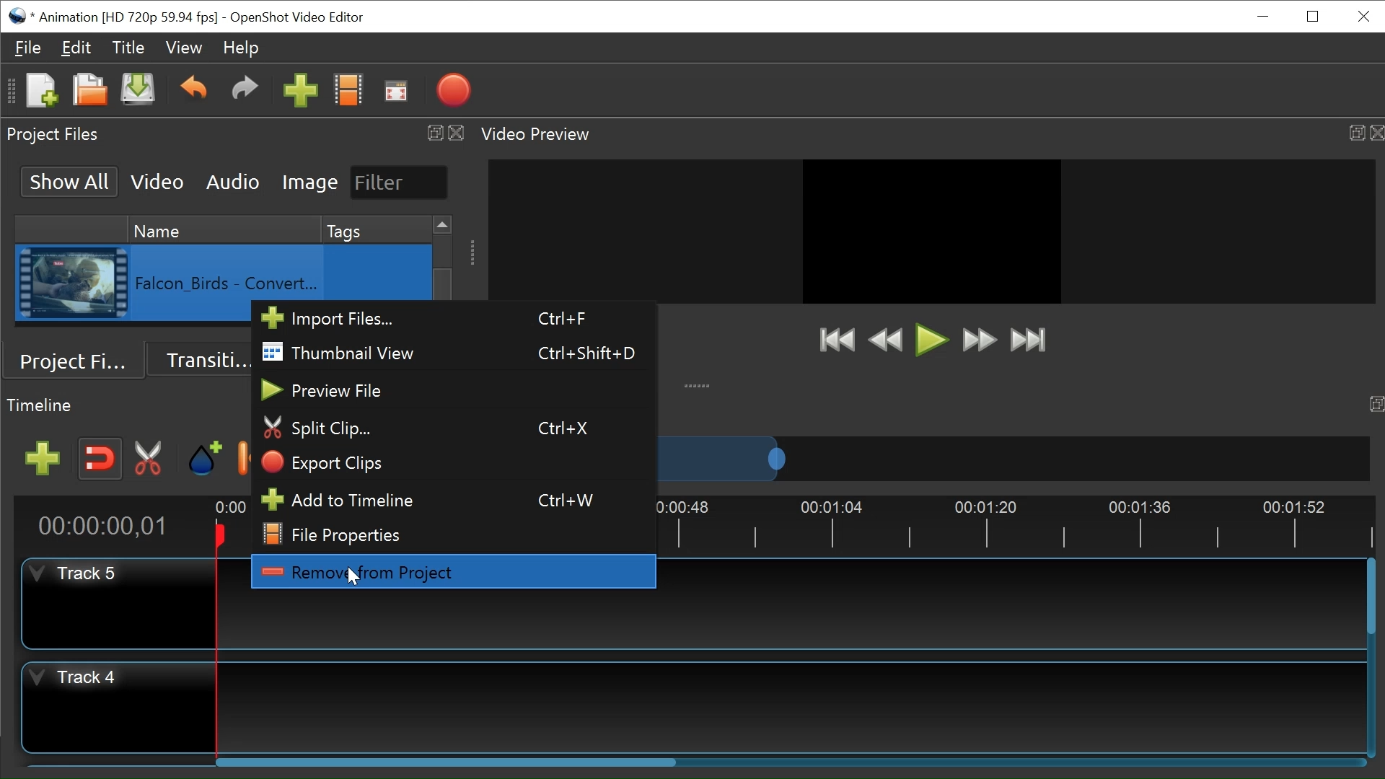 This screenshot has height=779, width=1385. What do you see at coordinates (79, 573) in the screenshot?
I see `Track Header` at bounding box center [79, 573].